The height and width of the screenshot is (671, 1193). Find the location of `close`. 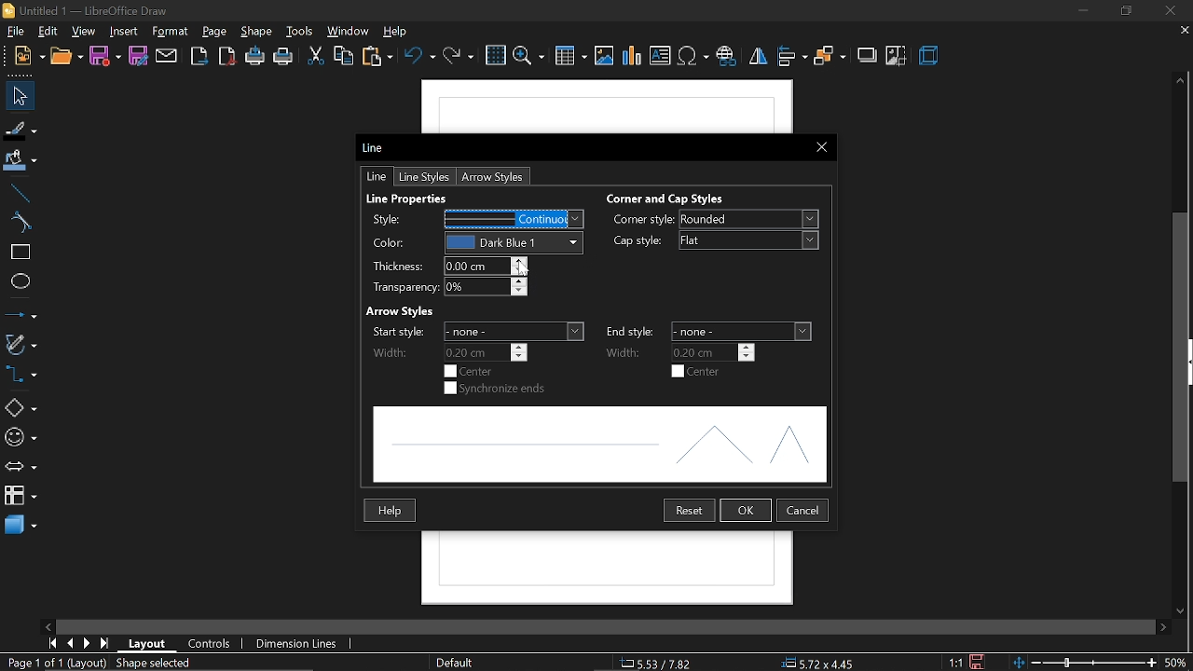

close is located at coordinates (820, 146).